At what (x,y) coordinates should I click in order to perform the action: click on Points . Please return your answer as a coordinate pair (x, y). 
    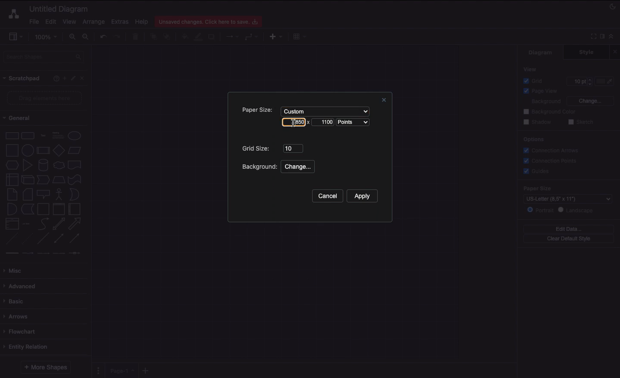
    Looking at the image, I should click on (355, 123).